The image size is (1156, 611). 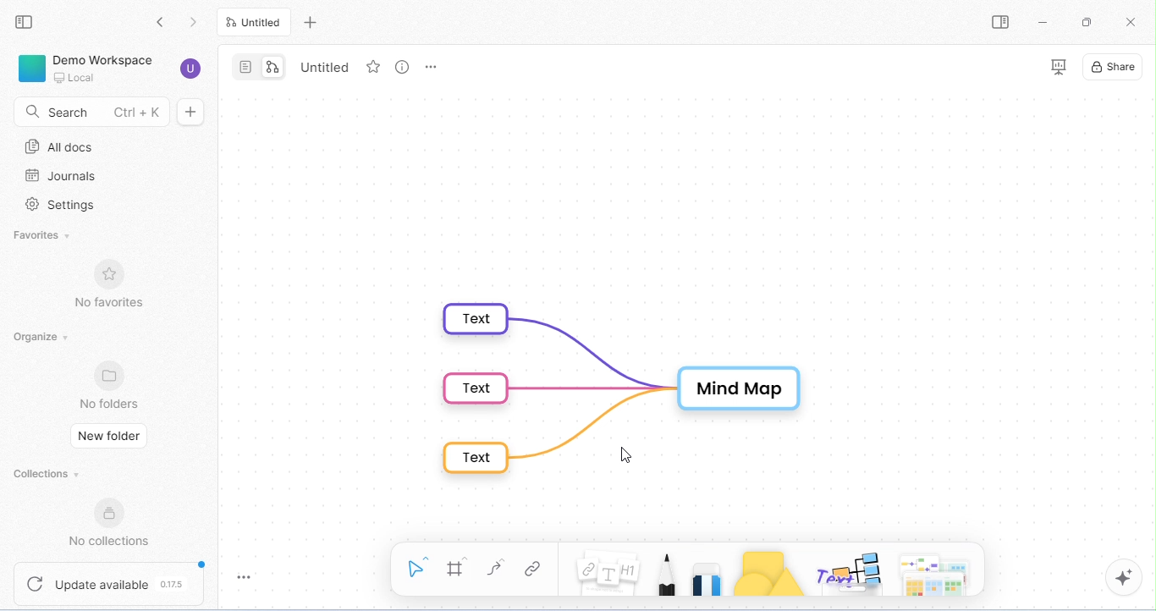 I want to click on open side bar, so click(x=1002, y=23).